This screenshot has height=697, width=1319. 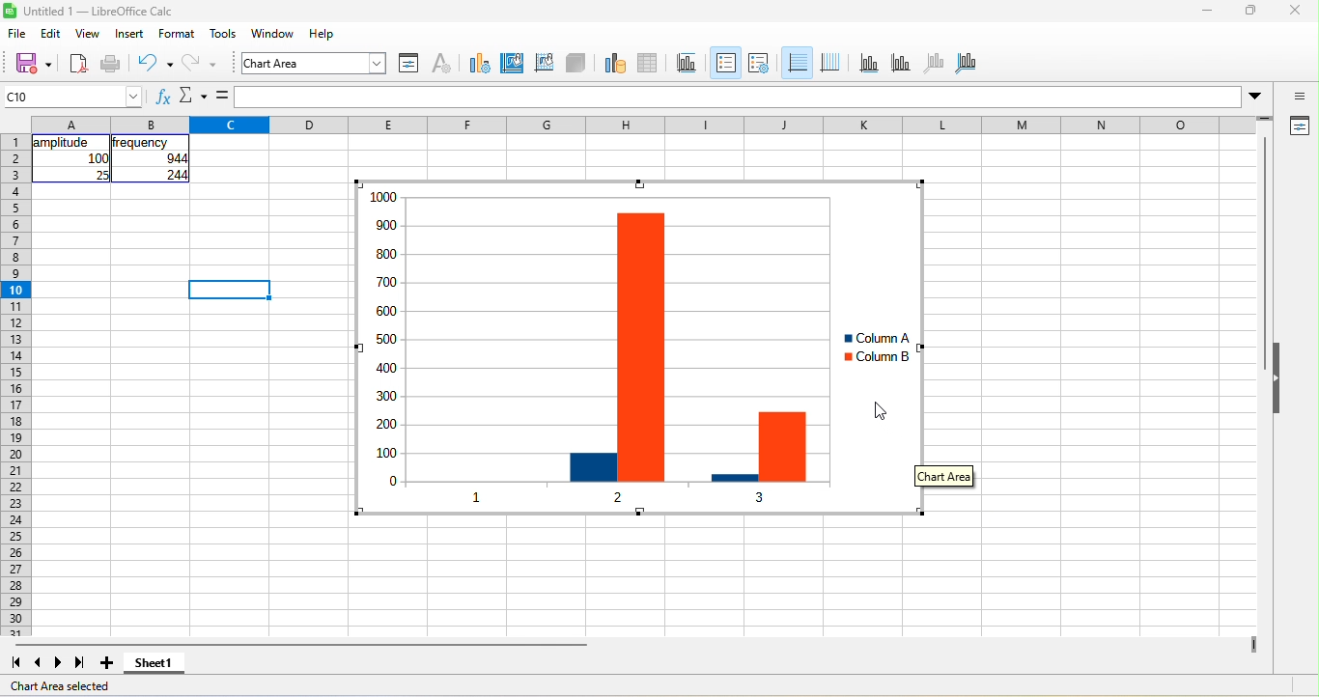 I want to click on tools, so click(x=223, y=33).